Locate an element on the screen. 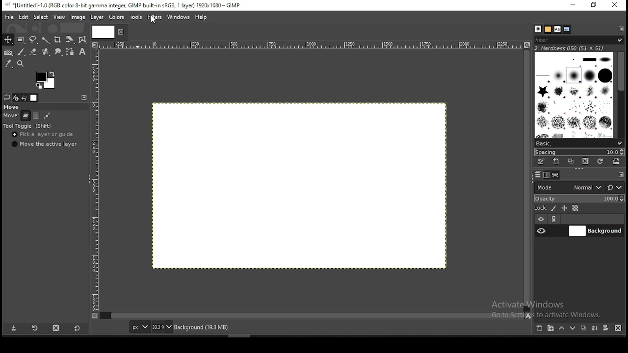 Image resolution: width=628 pixels, height=353 pixels. create a new brush is located at coordinates (557, 162).